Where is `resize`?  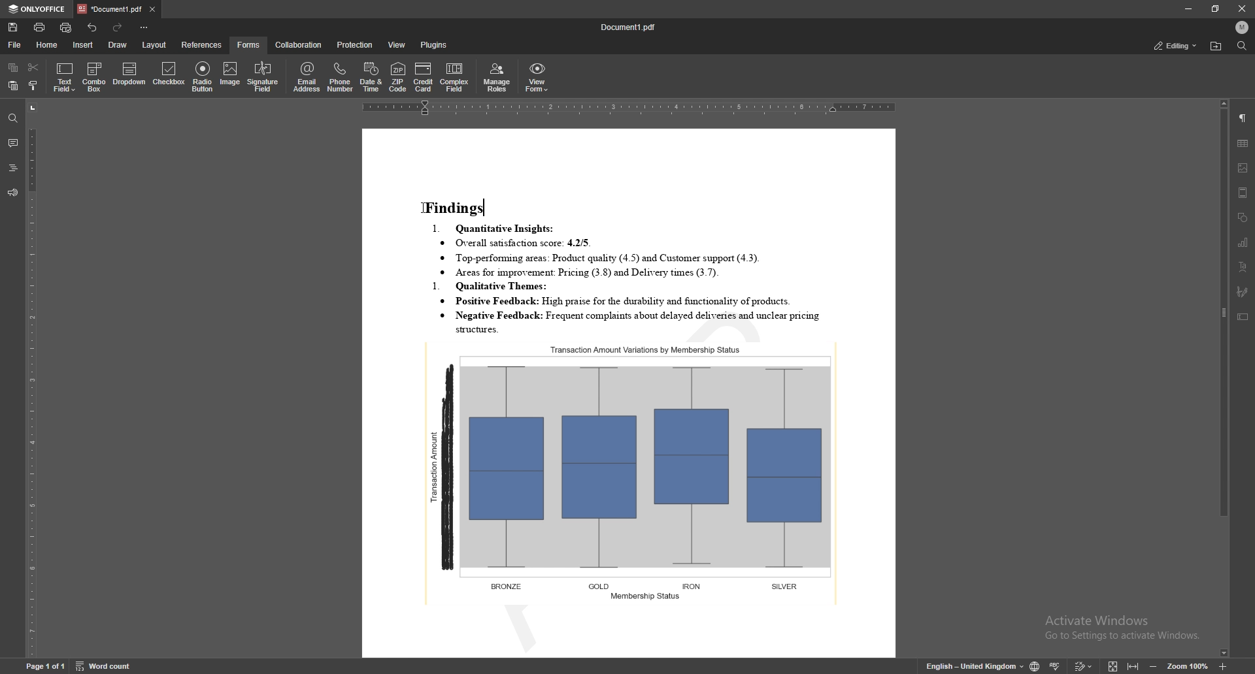 resize is located at coordinates (1215, 8).